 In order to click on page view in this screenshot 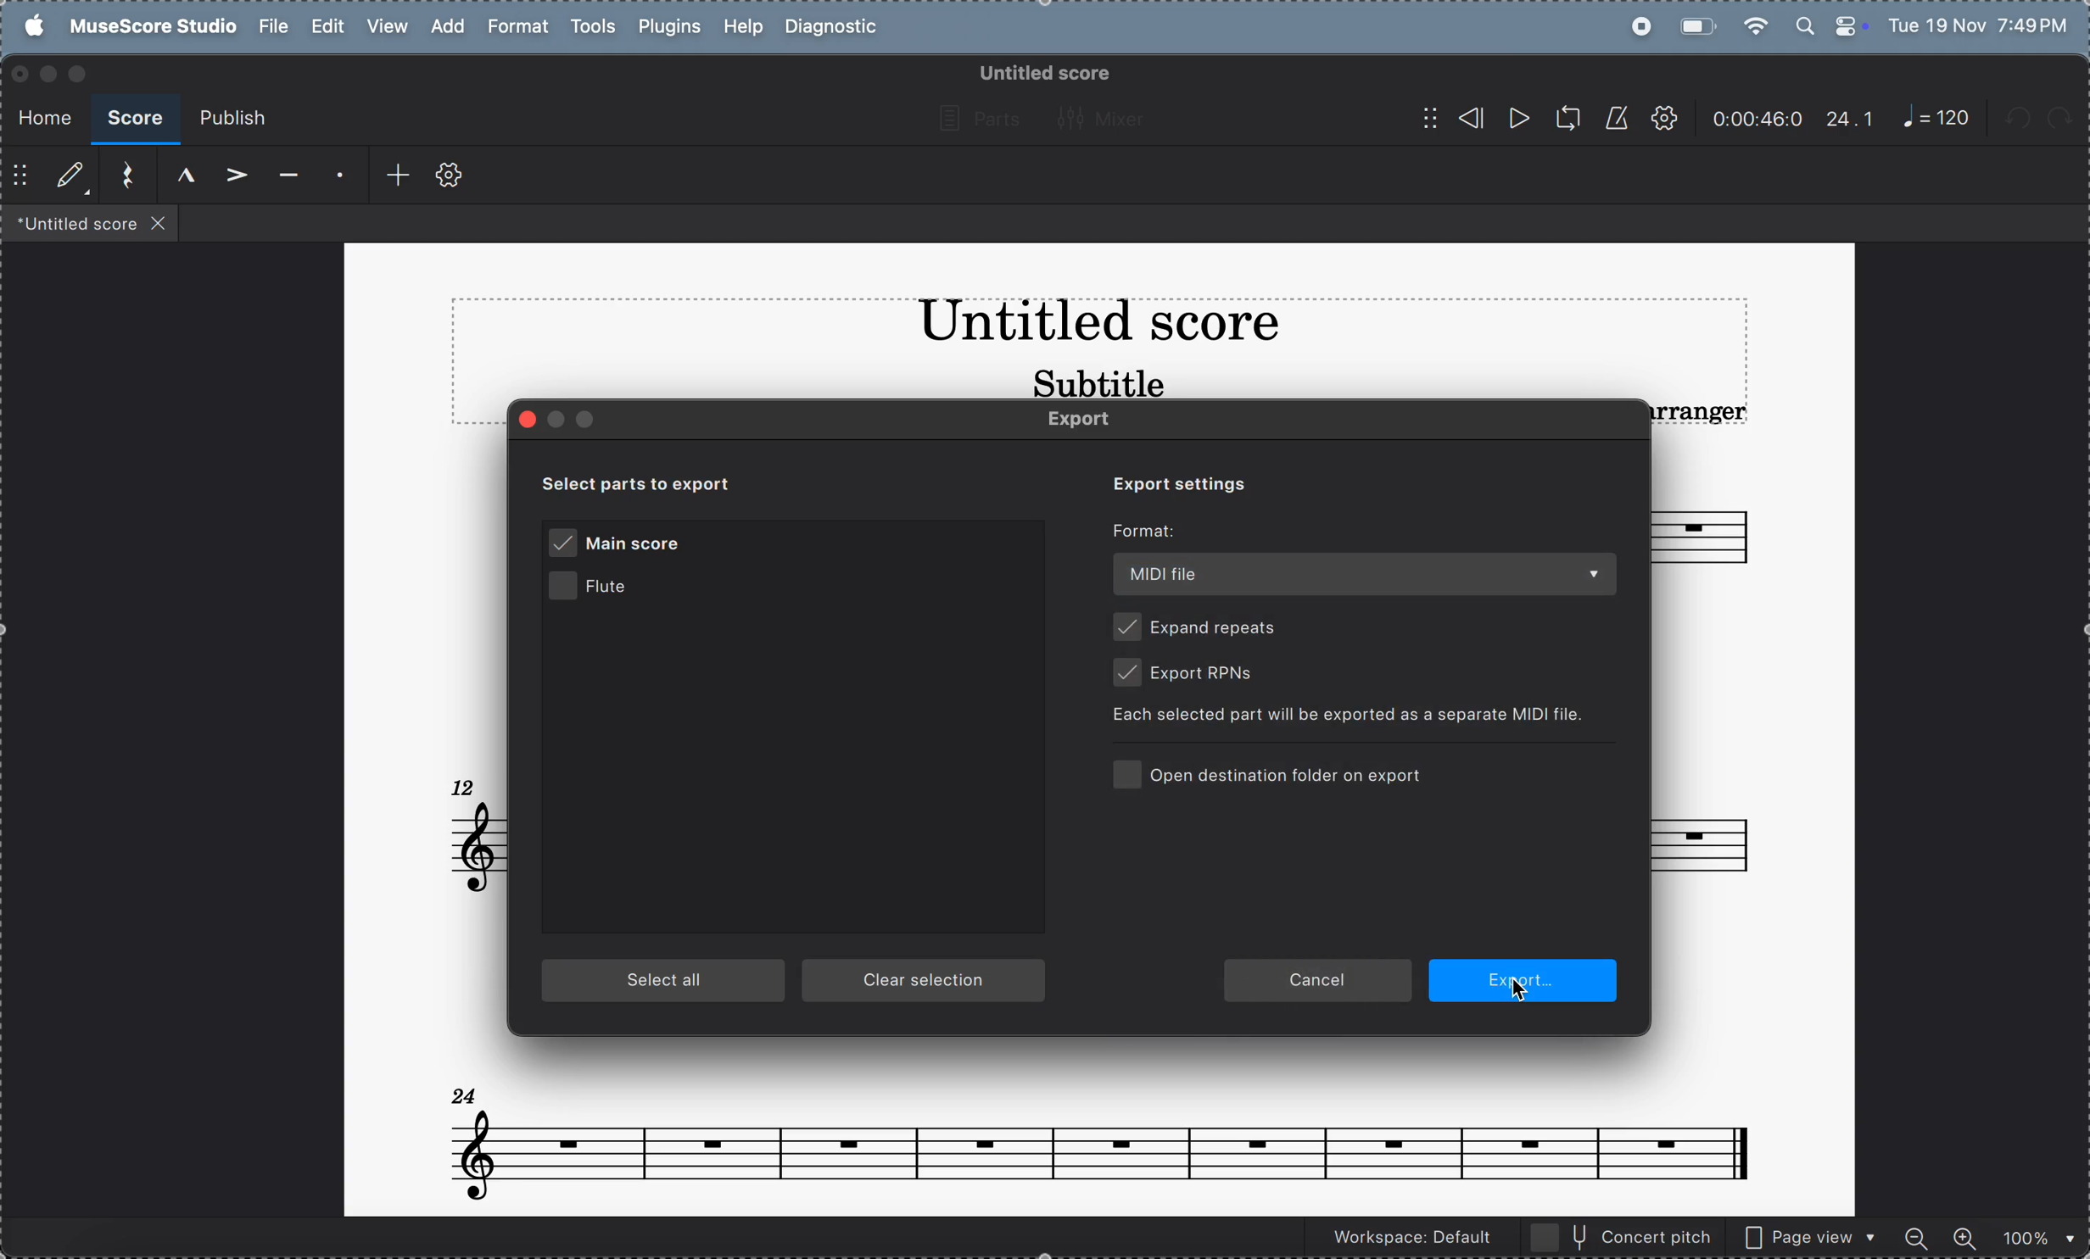, I will do `click(1811, 1235)`.